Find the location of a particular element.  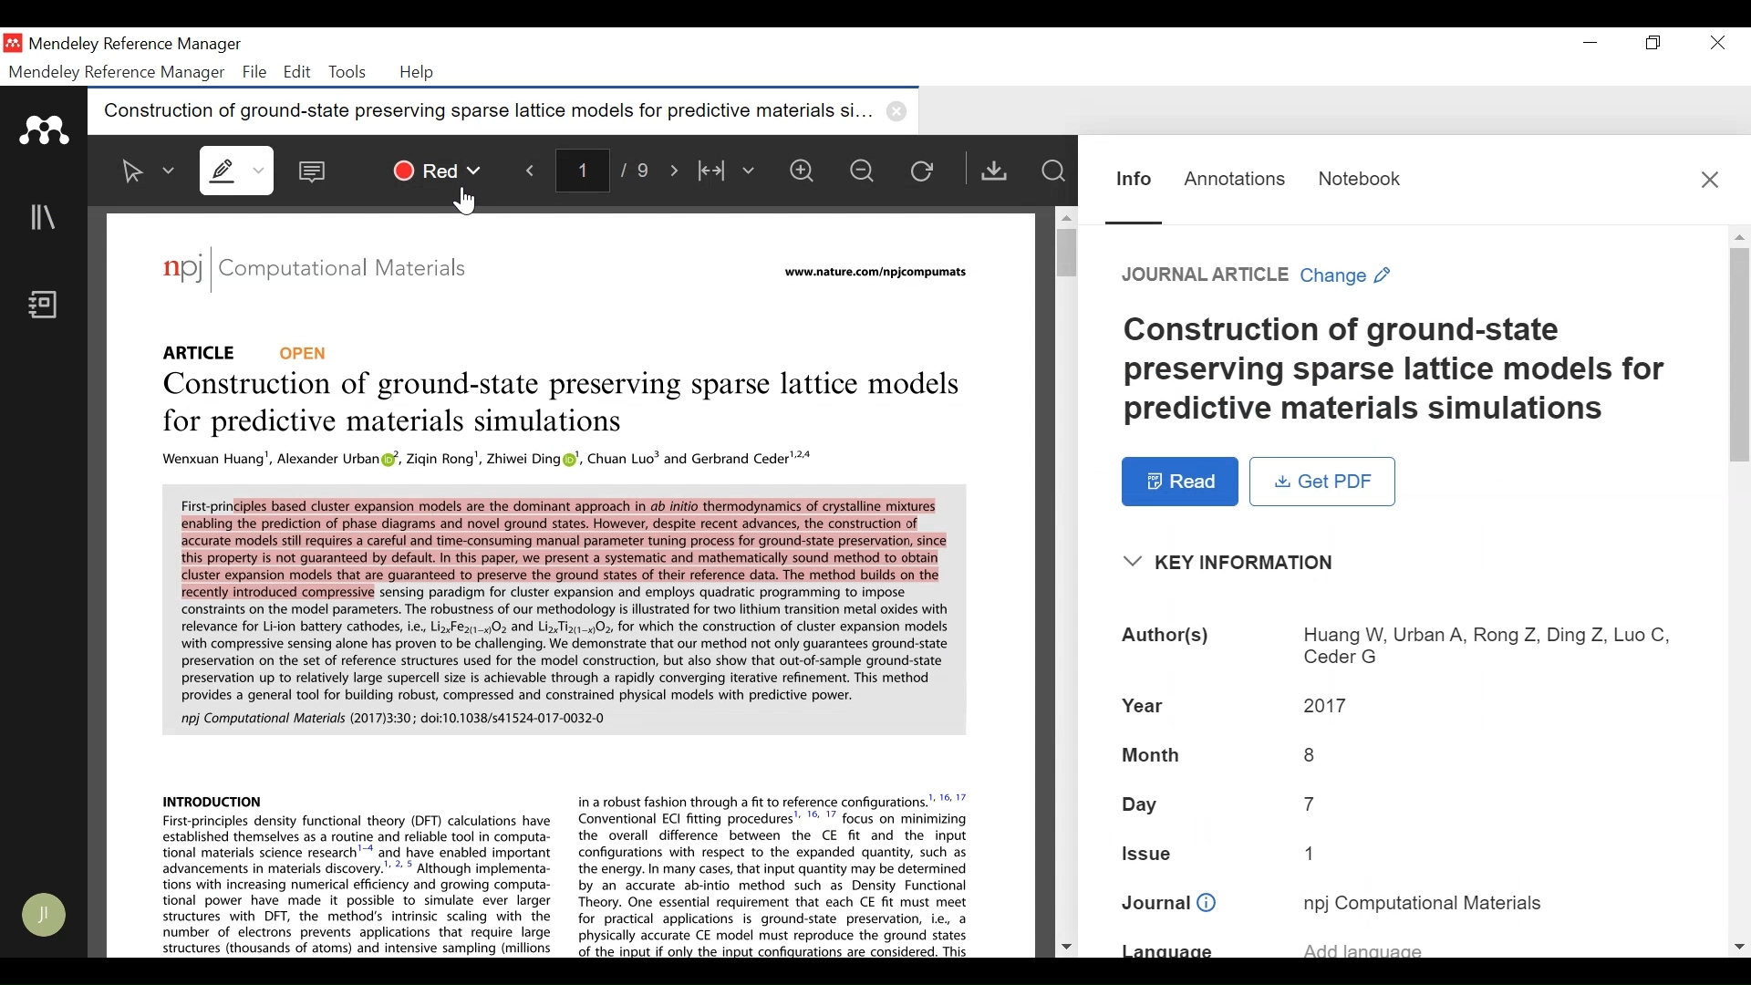

File is located at coordinates (254, 73).